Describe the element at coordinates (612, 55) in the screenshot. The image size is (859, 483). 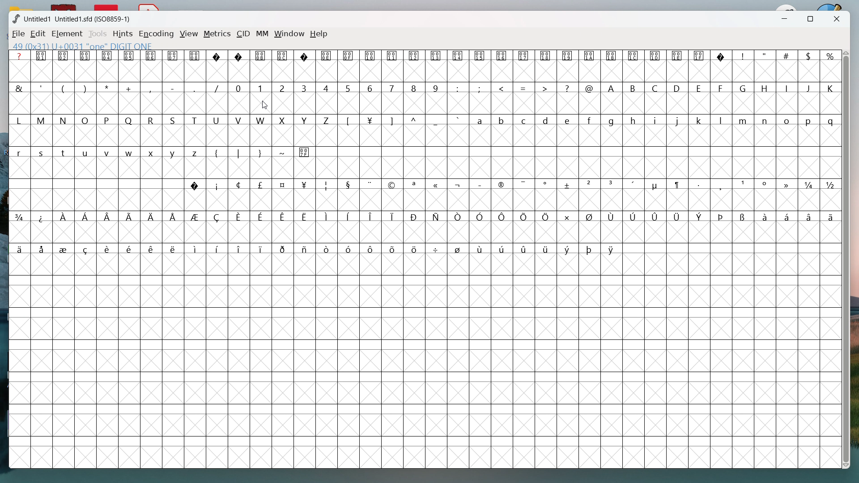
I see `symbol` at that location.